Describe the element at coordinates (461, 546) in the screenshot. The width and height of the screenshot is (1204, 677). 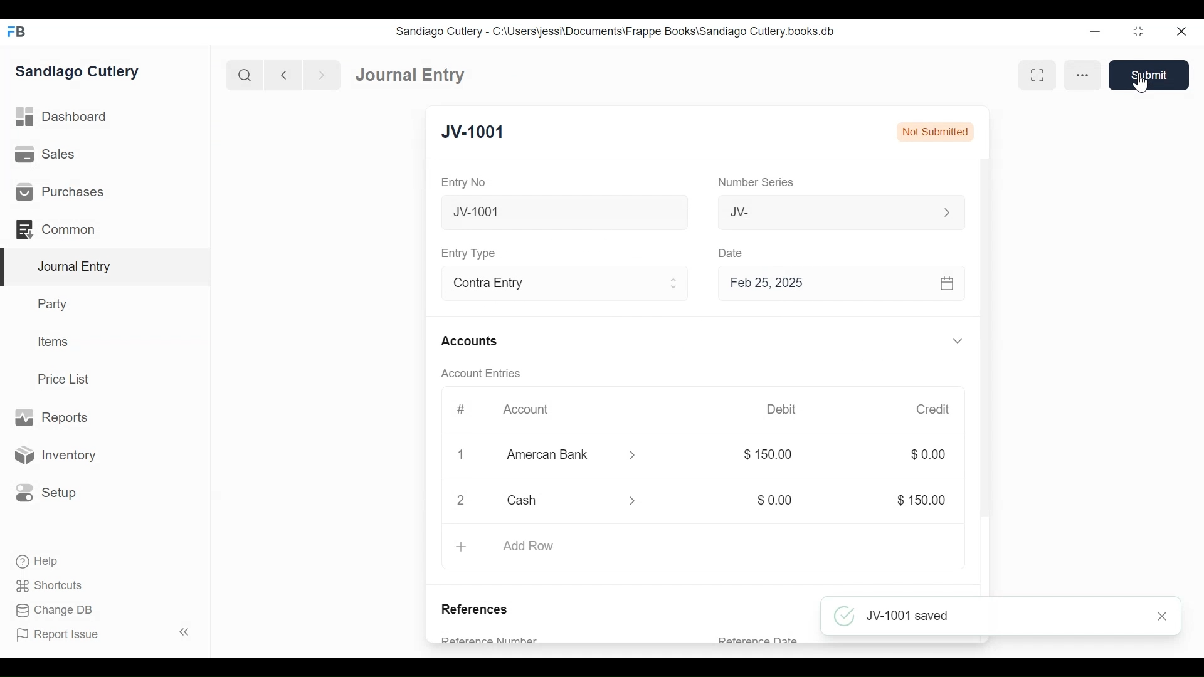
I see `+` at that location.